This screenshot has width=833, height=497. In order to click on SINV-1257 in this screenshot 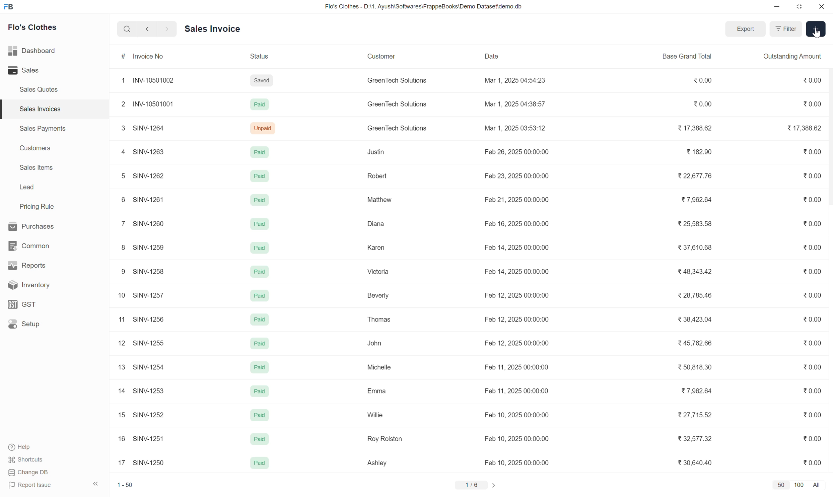, I will do `click(150, 296)`.